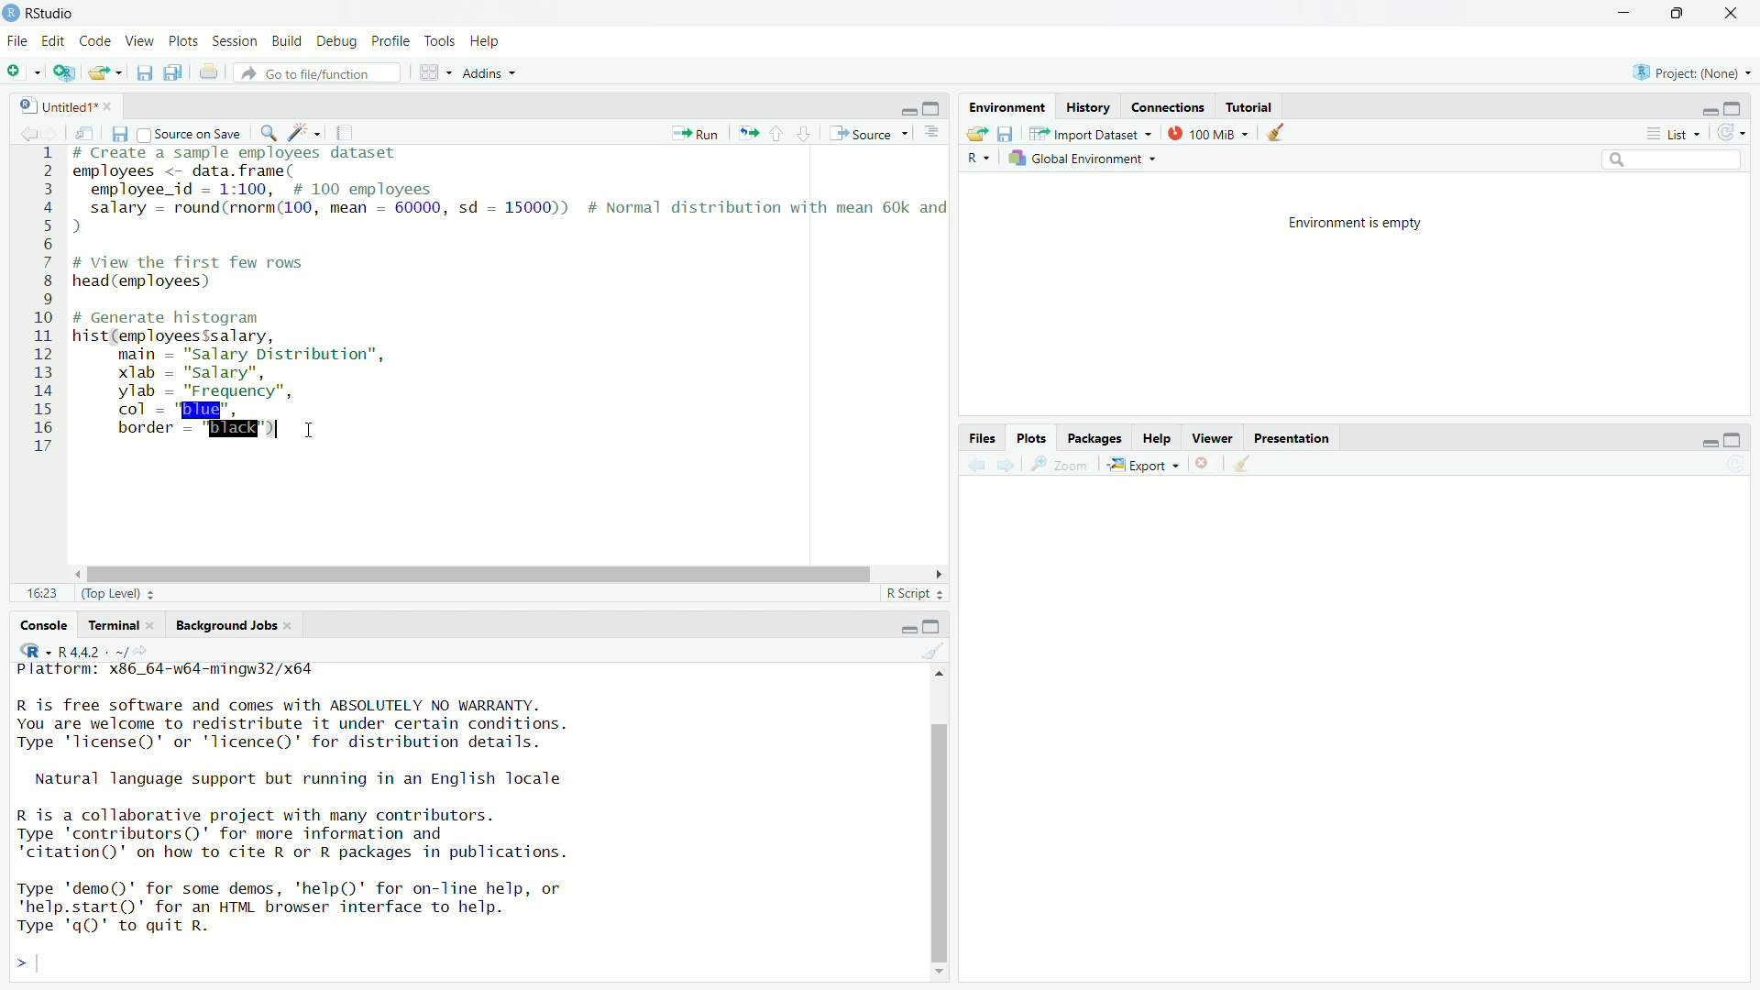 This screenshot has width=1760, height=990. I want to click on Project (none), so click(1692, 72).